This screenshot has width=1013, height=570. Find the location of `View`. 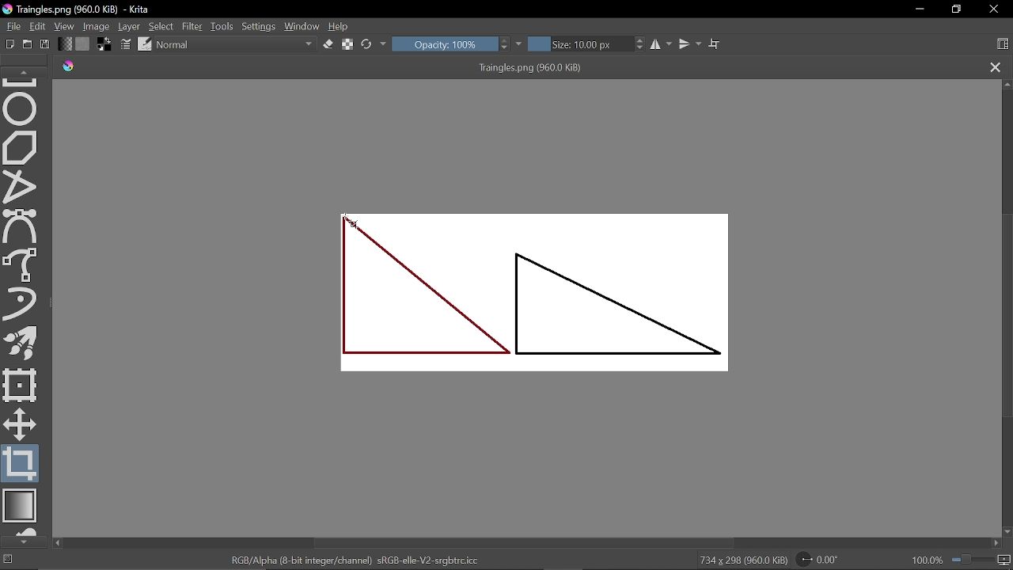

View is located at coordinates (65, 26).